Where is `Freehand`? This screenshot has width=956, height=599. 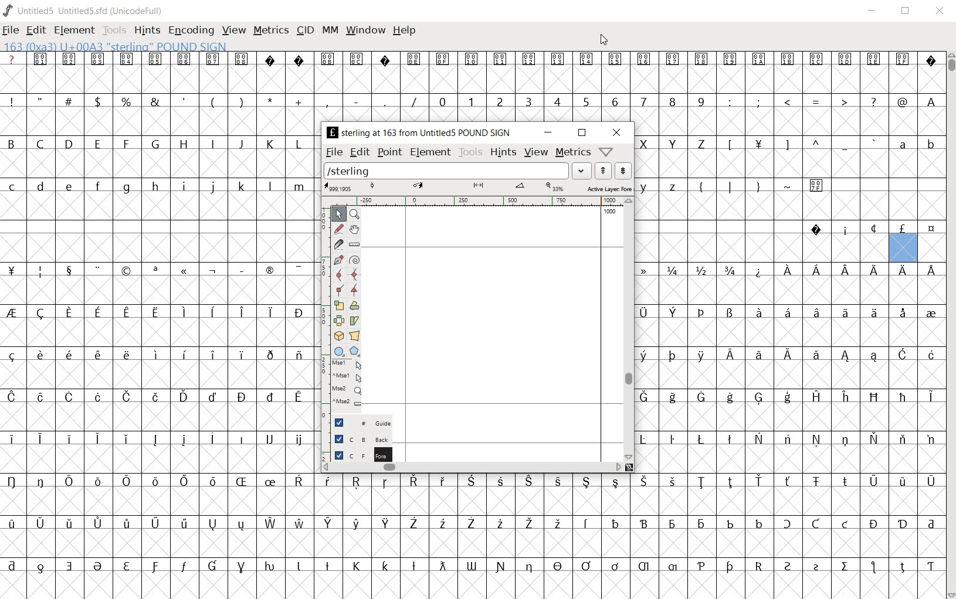
Freehand is located at coordinates (340, 230).